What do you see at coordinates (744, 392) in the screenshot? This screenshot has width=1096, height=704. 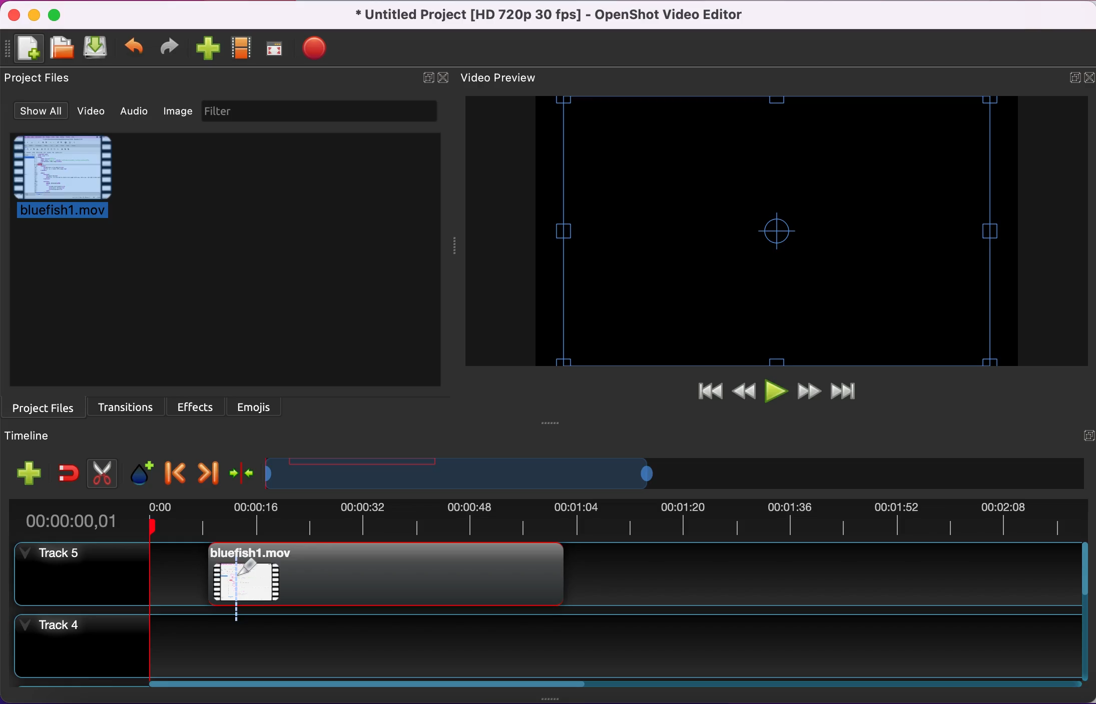 I see `rewind` at bounding box center [744, 392].